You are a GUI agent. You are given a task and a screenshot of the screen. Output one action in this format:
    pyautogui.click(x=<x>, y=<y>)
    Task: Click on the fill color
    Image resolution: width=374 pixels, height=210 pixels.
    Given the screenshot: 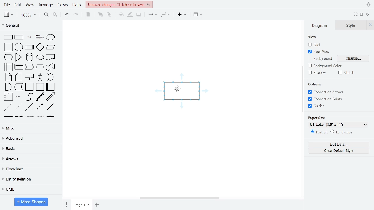 What is the action you would take?
    pyautogui.click(x=121, y=14)
    